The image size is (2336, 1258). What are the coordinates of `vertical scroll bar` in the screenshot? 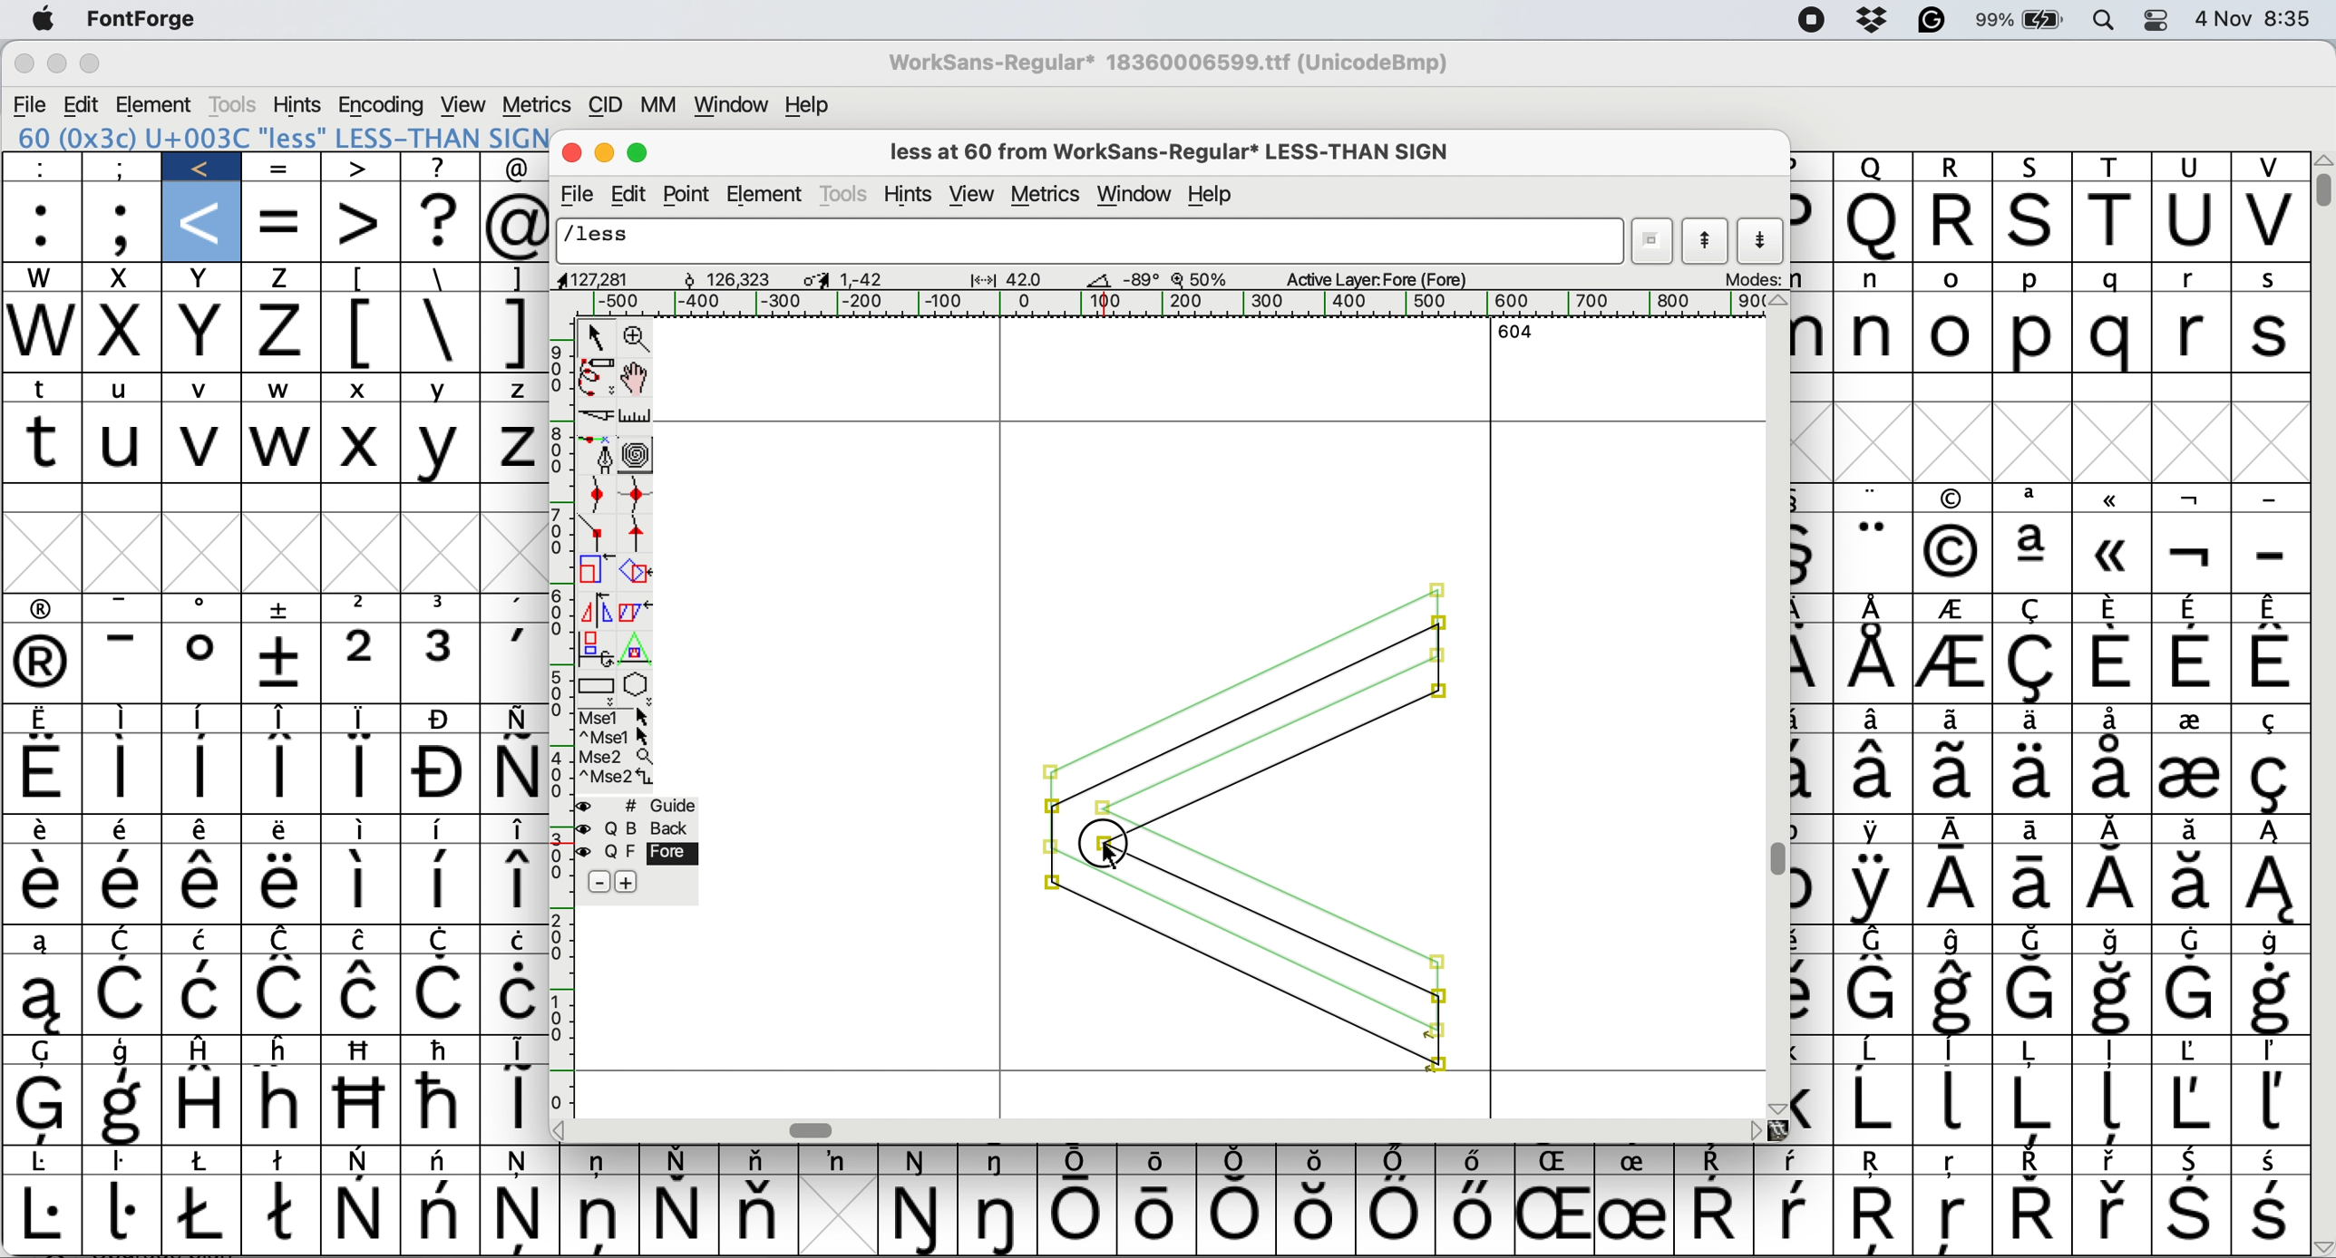 It's located at (1776, 705).